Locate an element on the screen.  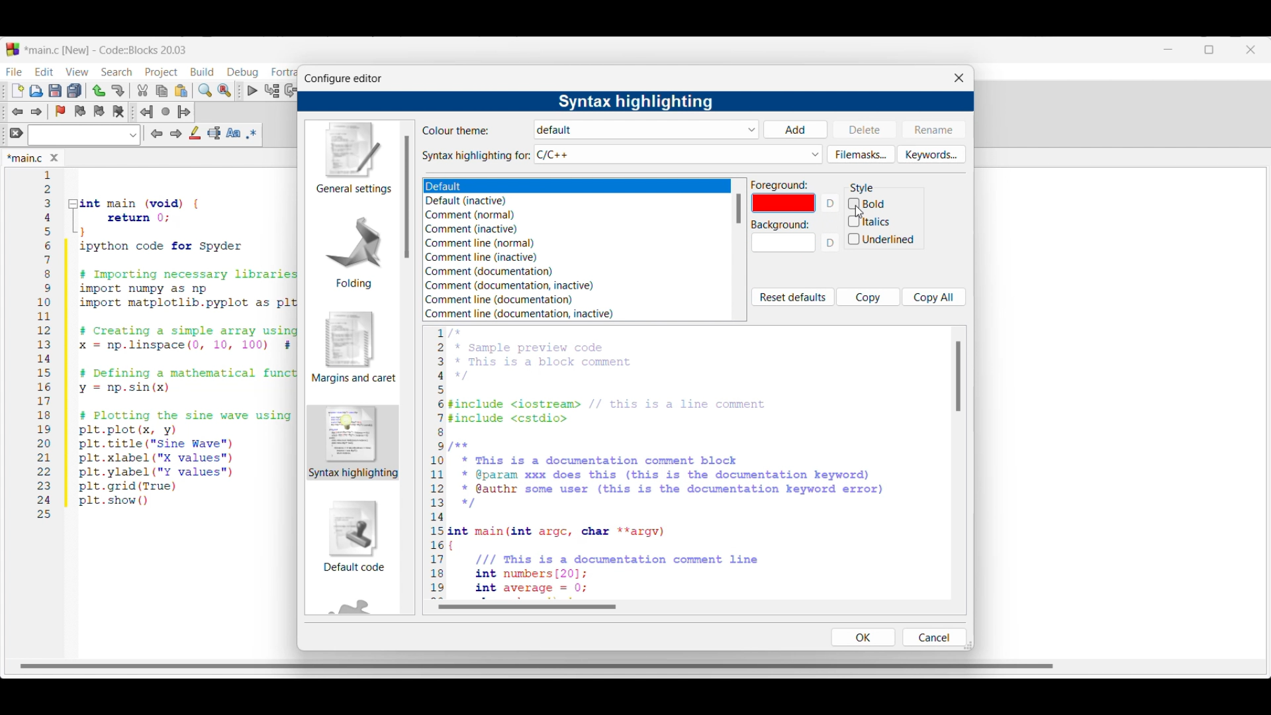
Rename is located at coordinates (933, 129).